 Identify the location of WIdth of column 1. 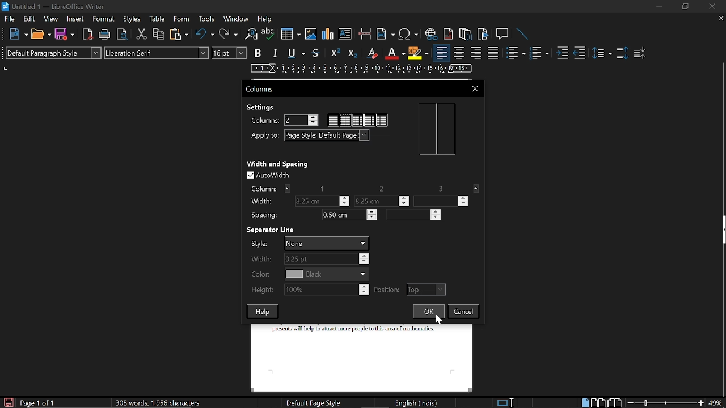
(324, 201).